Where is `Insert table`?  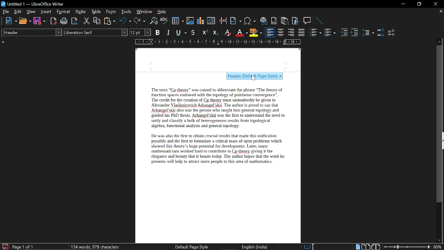 Insert table is located at coordinates (177, 21).